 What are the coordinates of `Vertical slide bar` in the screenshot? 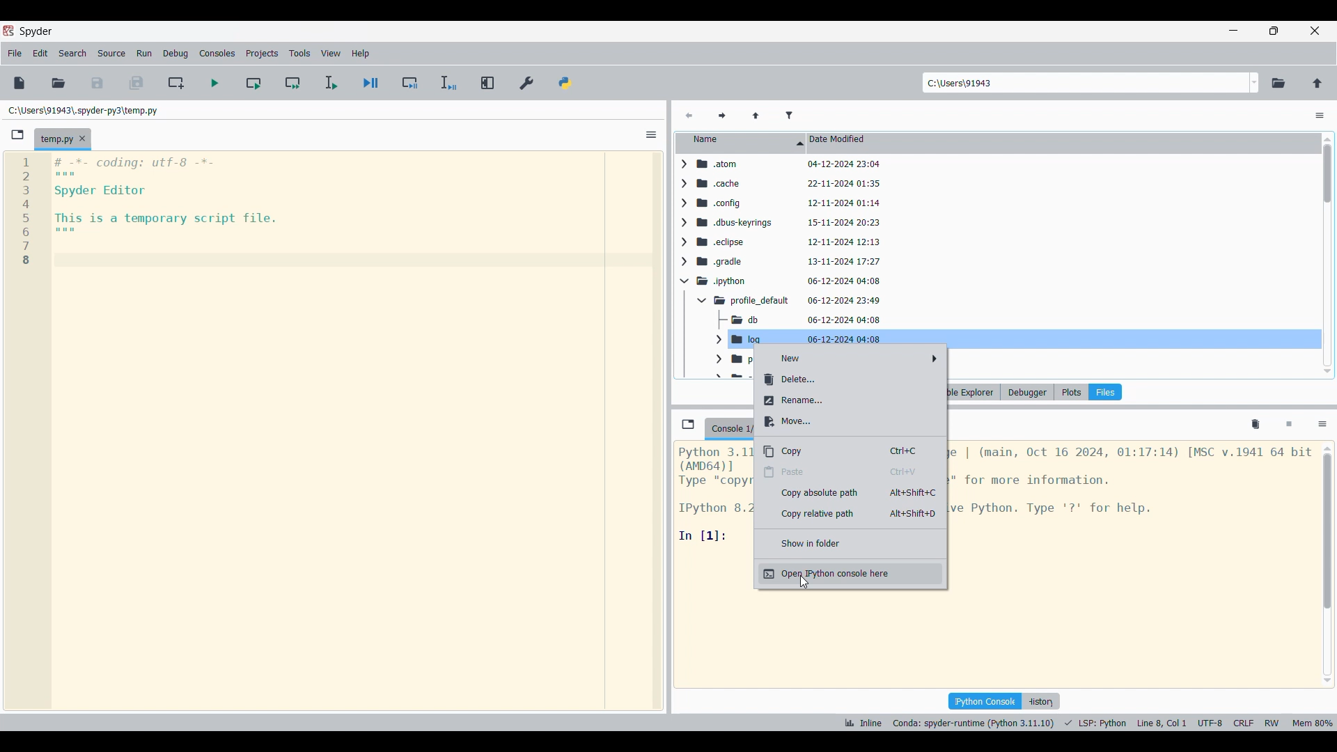 It's located at (1327, 565).